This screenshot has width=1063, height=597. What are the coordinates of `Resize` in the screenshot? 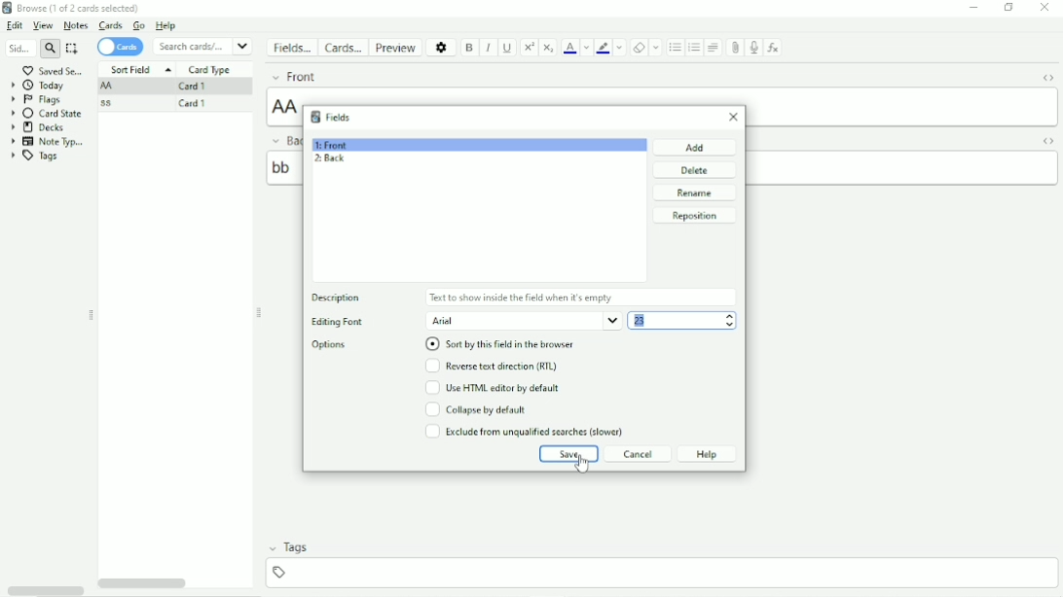 It's located at (91, 315).